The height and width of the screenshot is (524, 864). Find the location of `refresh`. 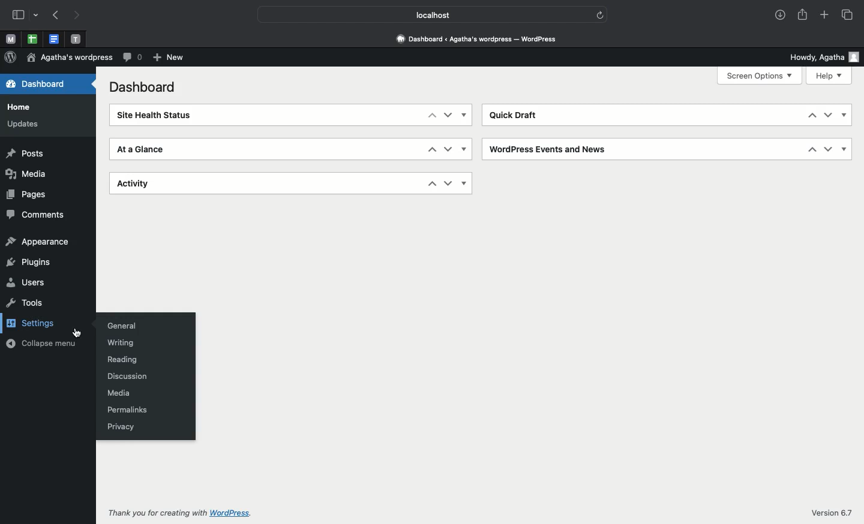

refresh is located at coordinates (599, 16).